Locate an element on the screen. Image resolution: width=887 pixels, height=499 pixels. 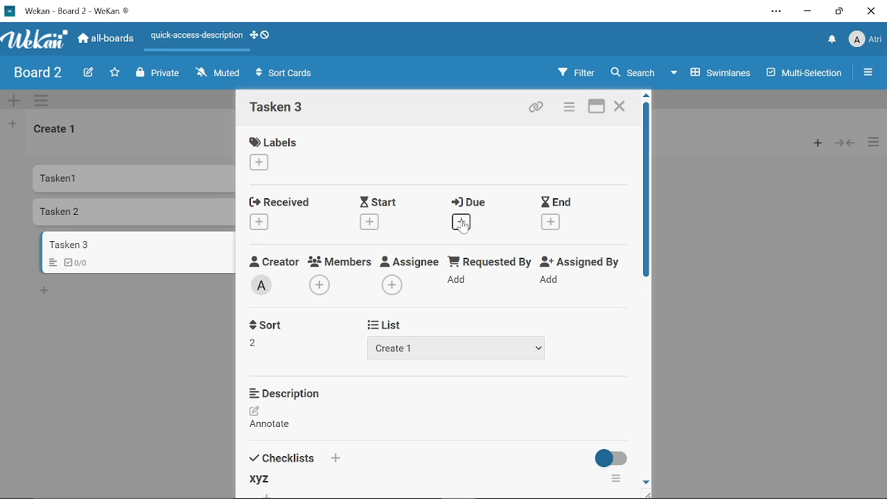
List is located at coordinates (388, 324).